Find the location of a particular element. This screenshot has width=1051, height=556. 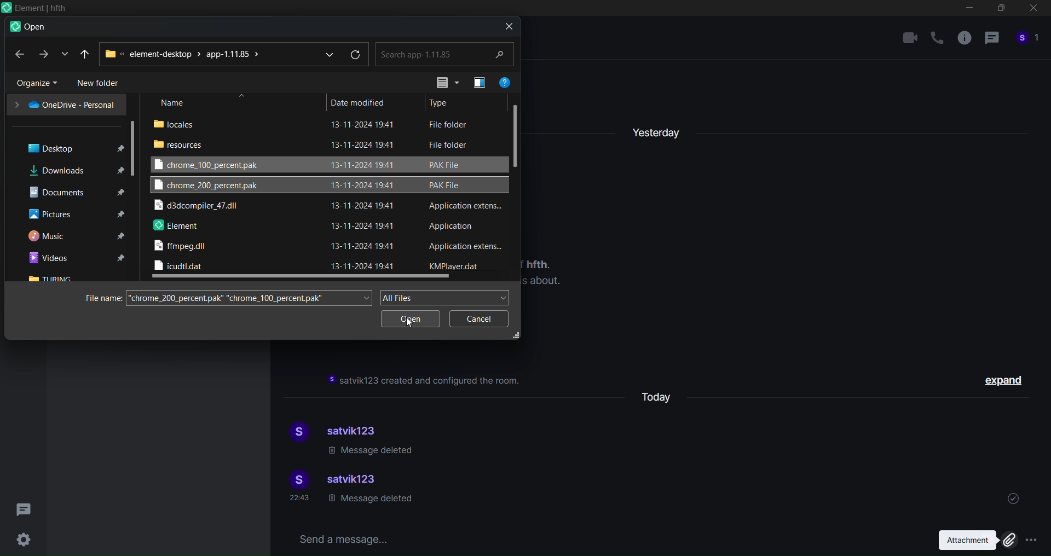

time is located at coordinates (301, 500).